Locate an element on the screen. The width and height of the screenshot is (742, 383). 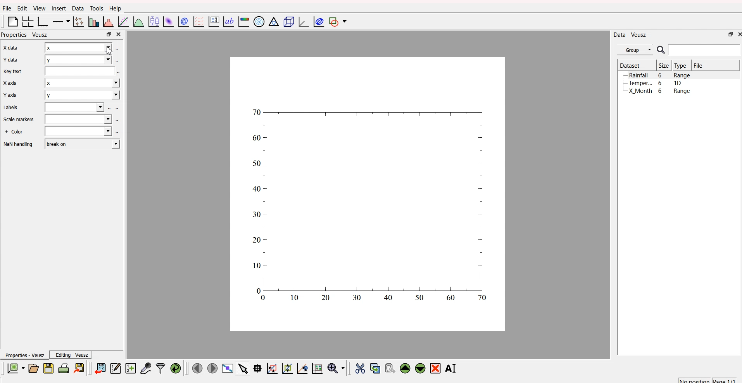
X axis is located at coordinates (11, 83).